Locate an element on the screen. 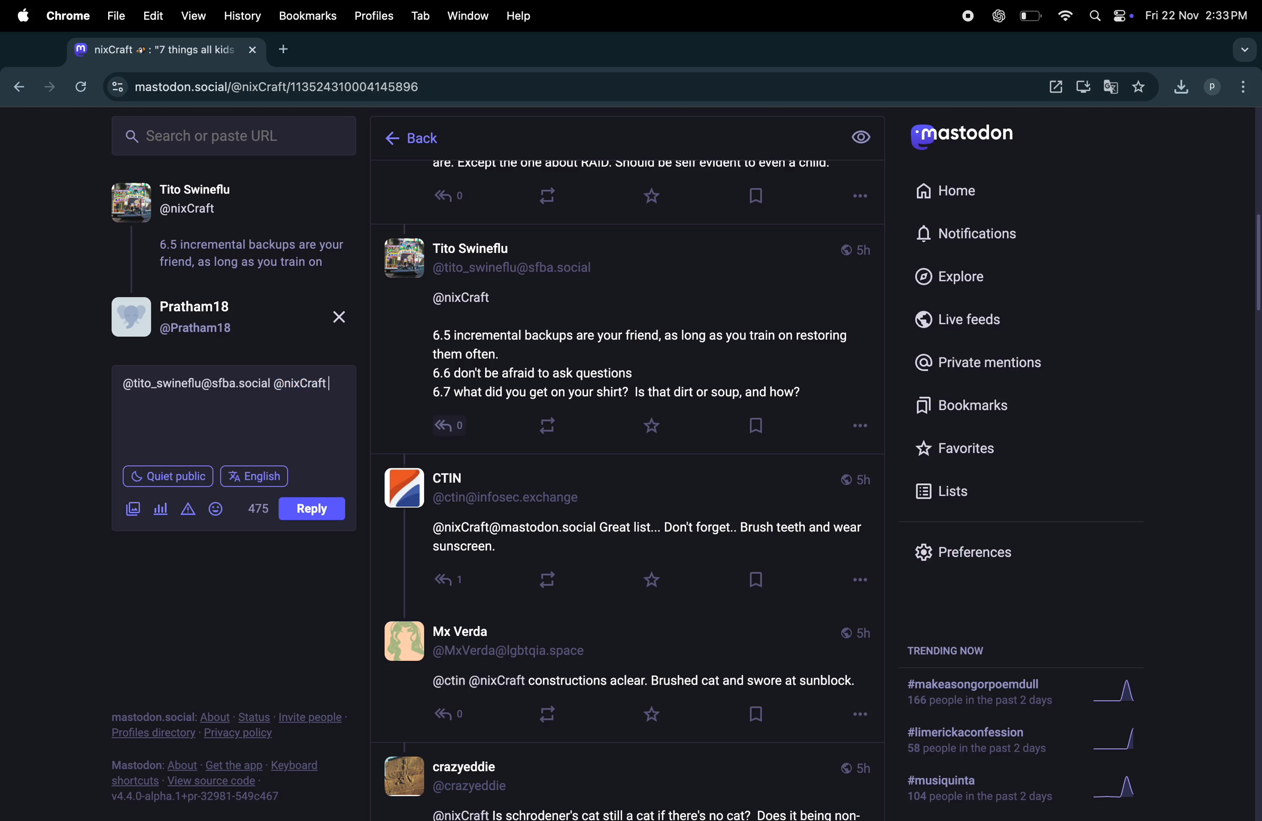 This screenshot has width=1262, height=821. bookmark is located at coordinates (308, 16).